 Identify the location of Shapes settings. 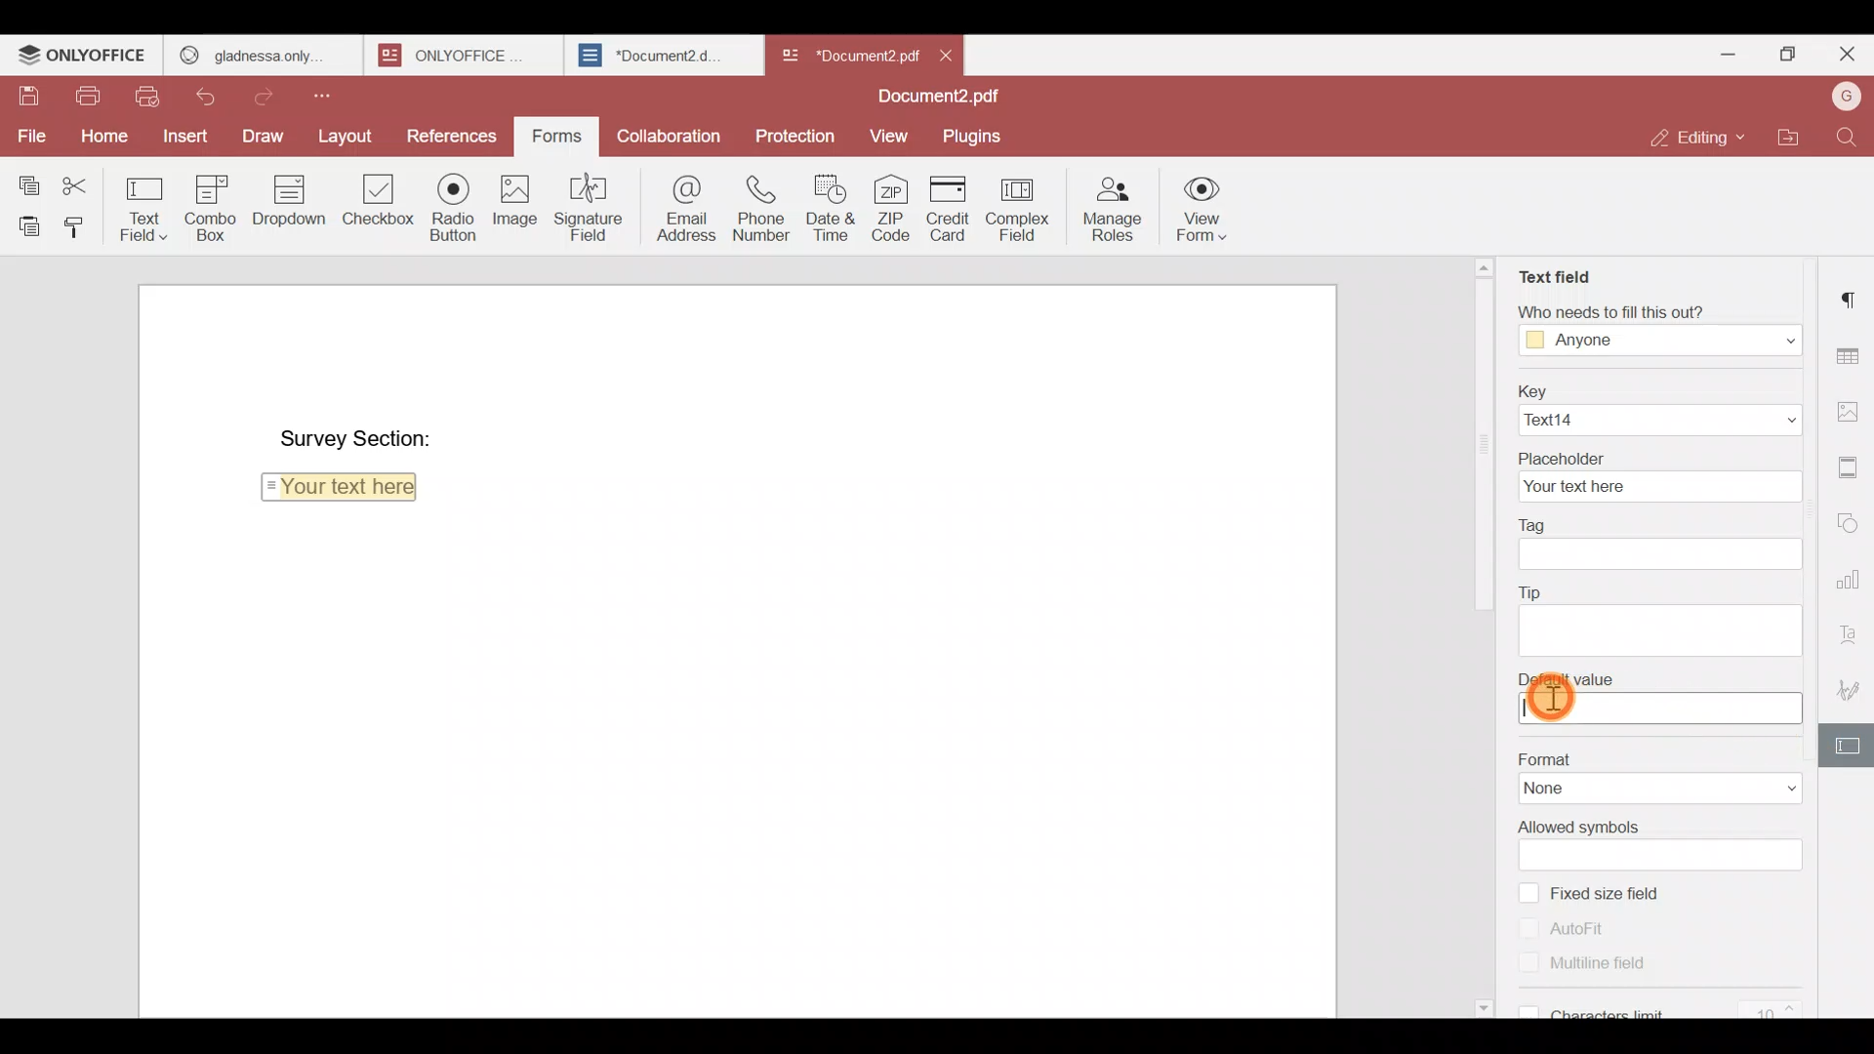
(1852, 522).